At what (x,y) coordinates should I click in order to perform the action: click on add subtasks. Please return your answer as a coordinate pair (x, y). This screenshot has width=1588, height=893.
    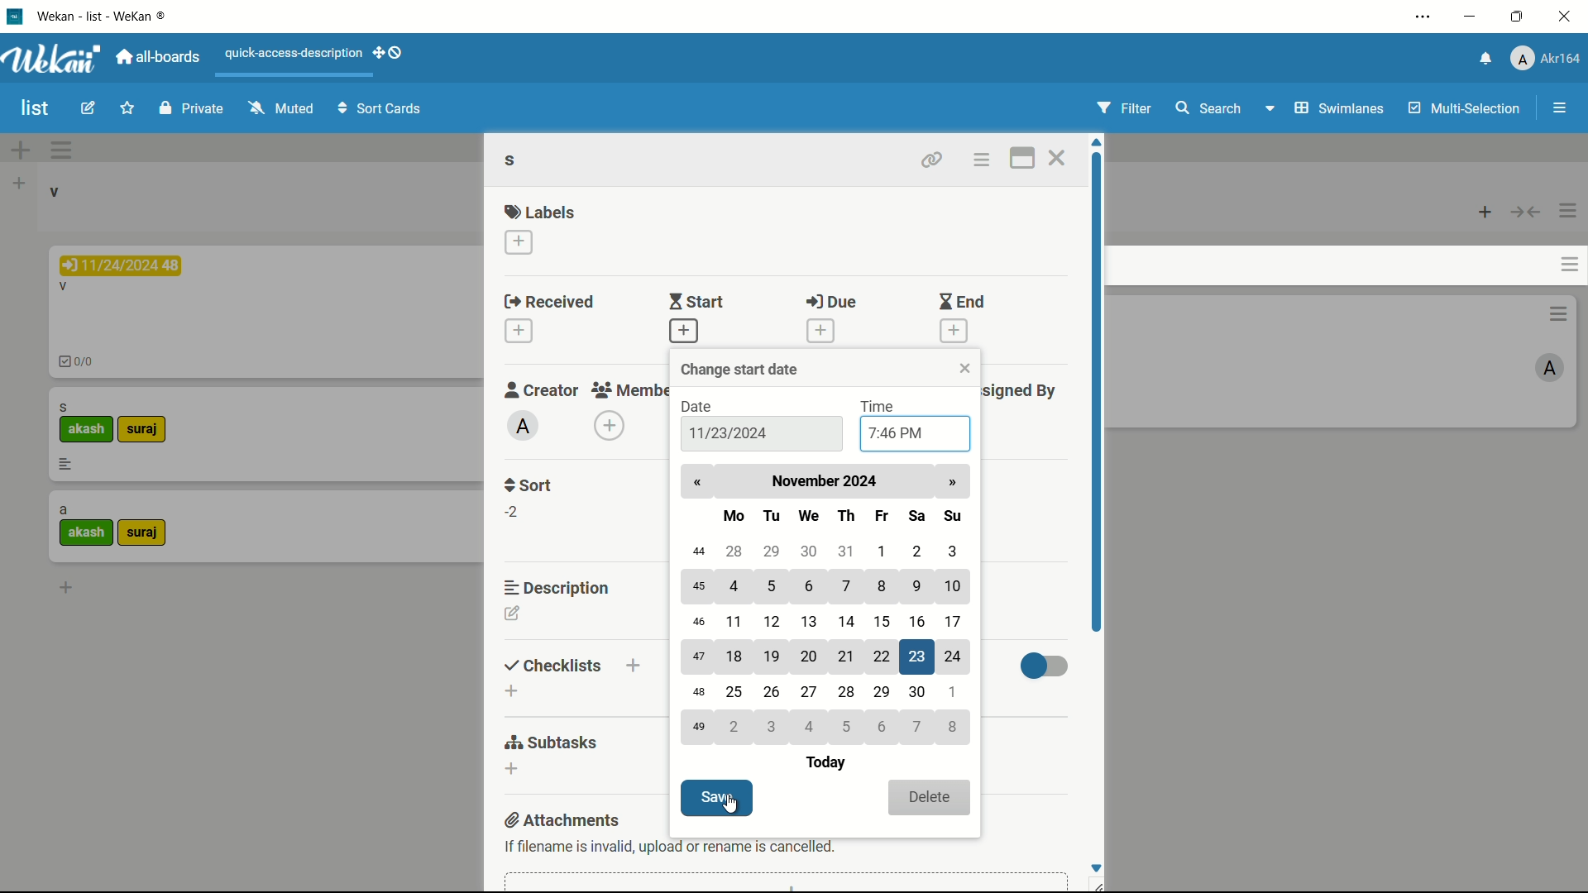
    Looking at the image, I should click on (510, 767).